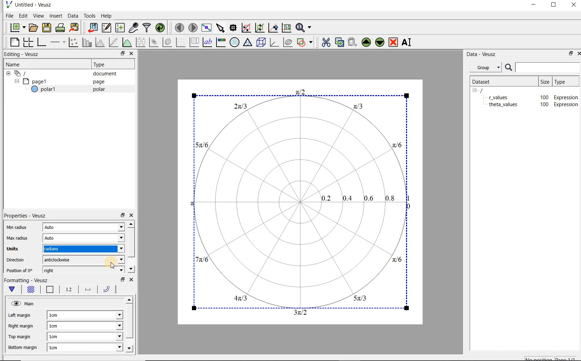 This screenshot has width=581, height=361. I want to click on print the document, so click(62, 27).